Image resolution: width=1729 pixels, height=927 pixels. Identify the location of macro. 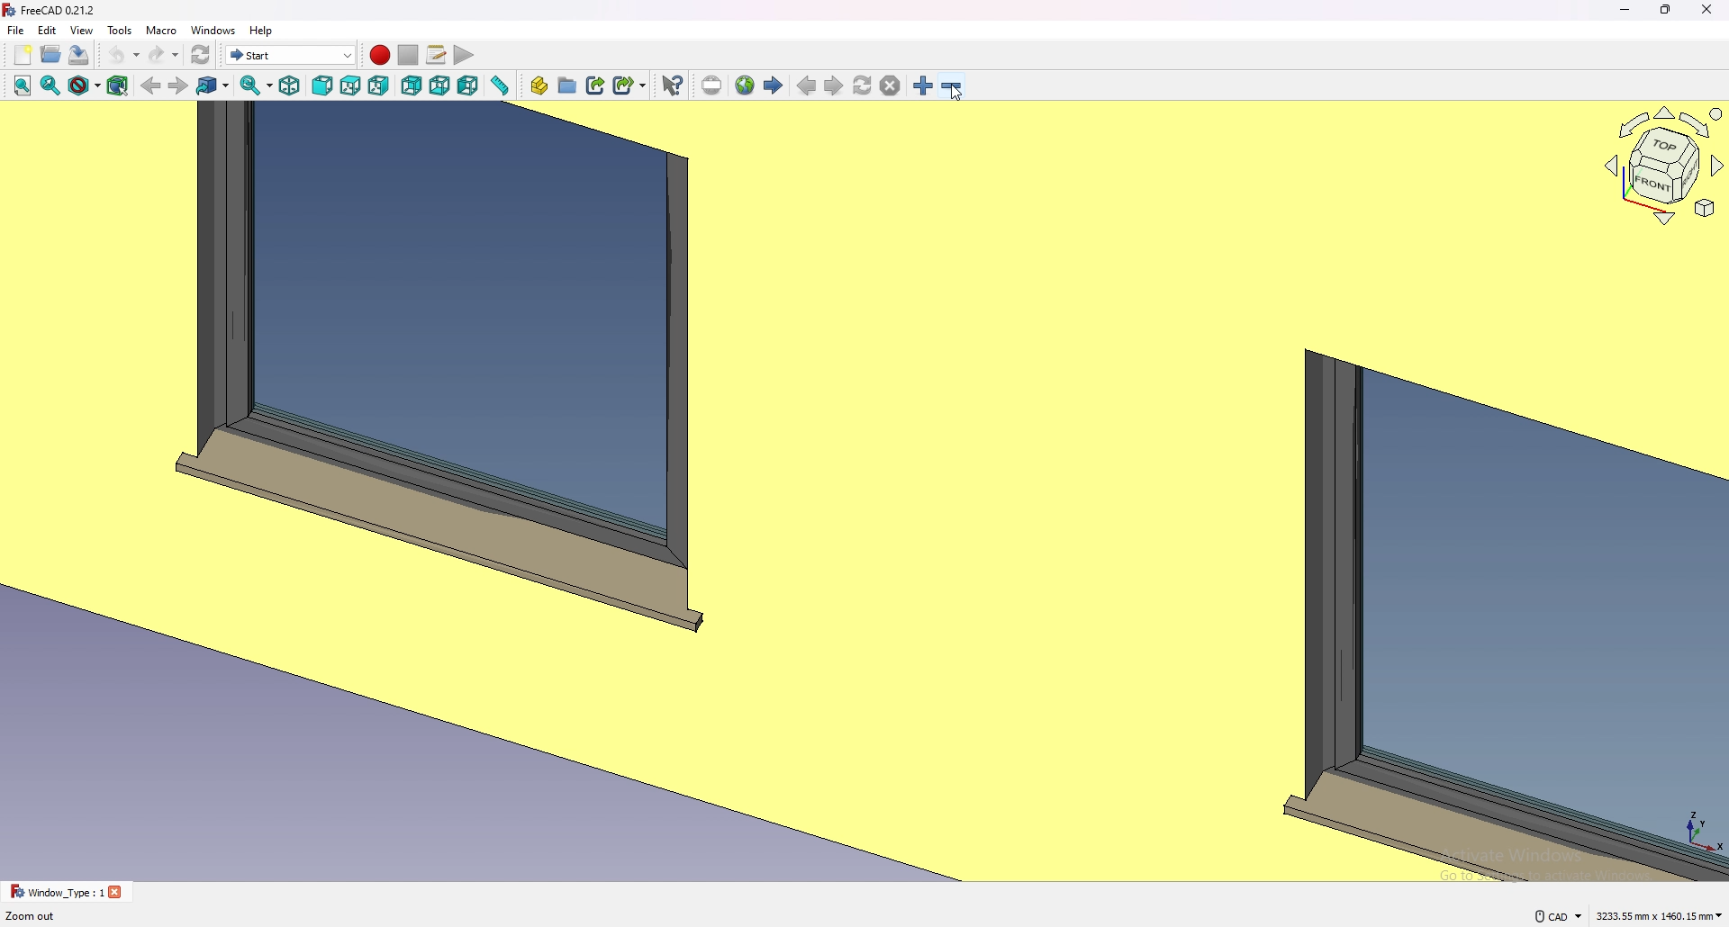
(163, 30).